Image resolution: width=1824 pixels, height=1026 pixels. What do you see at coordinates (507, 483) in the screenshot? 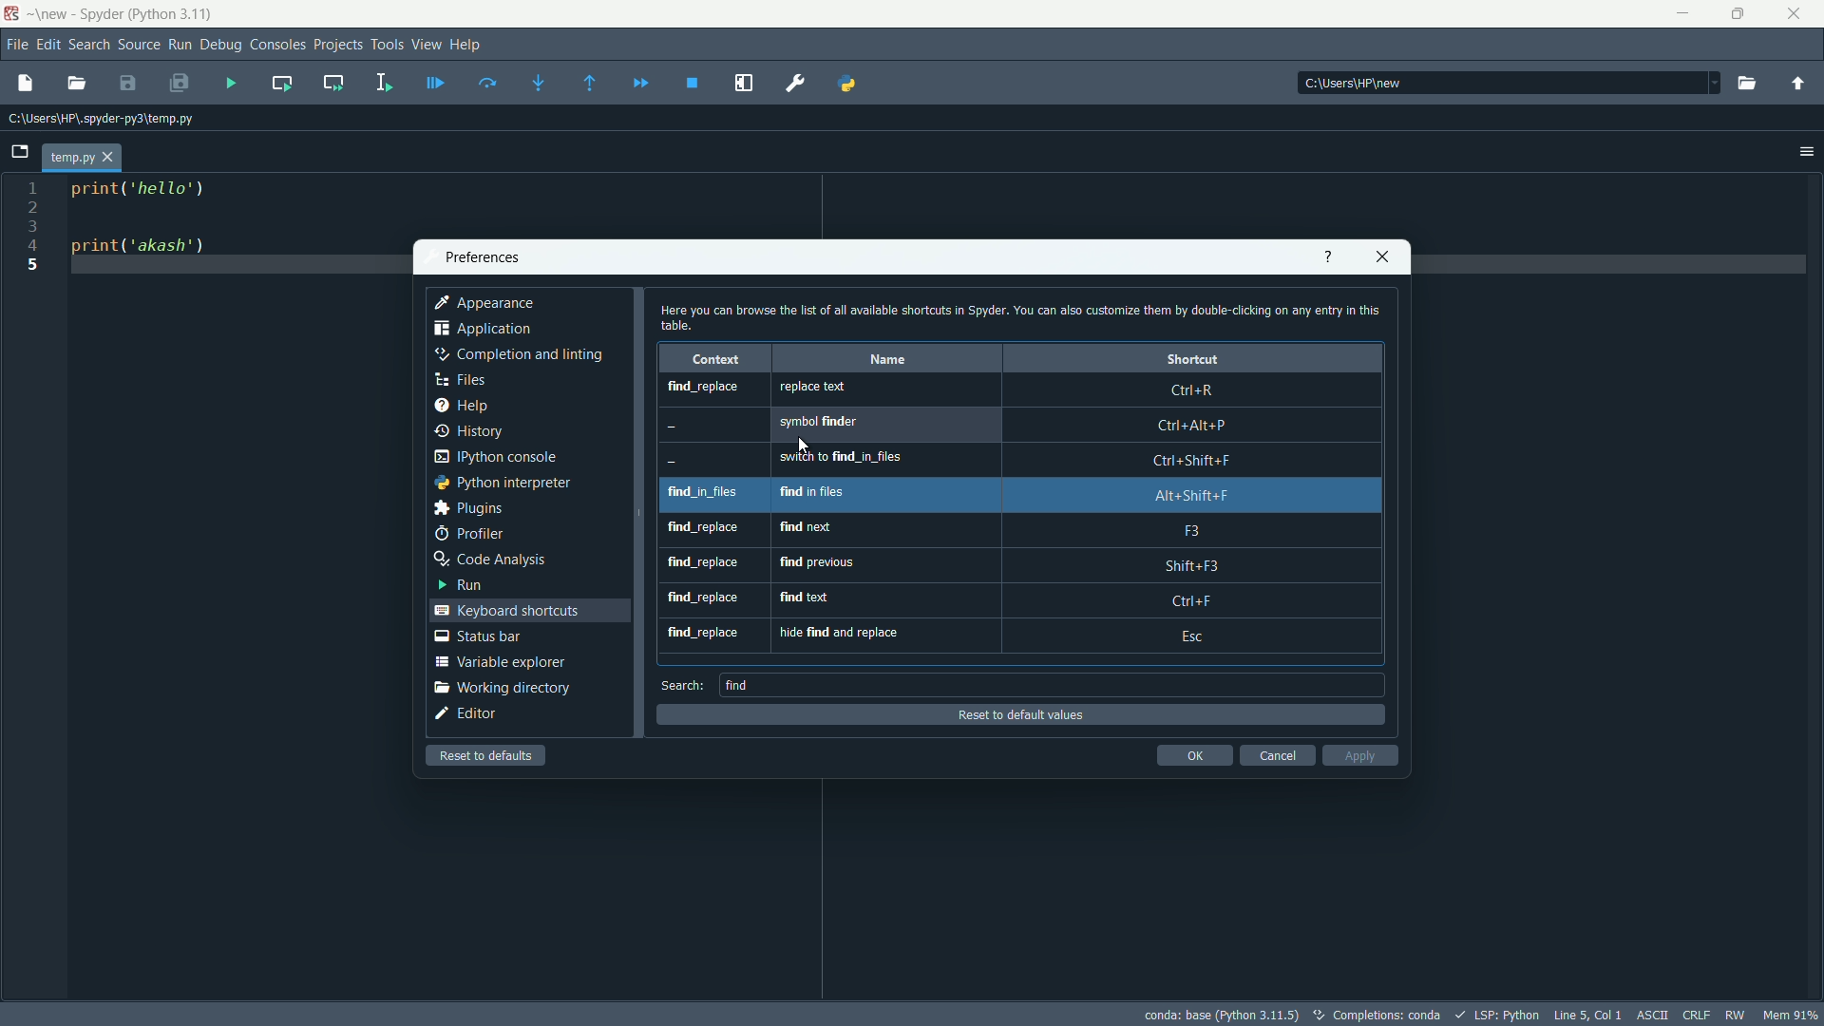
I see `python interpreter` at bounding box center [507, 483].